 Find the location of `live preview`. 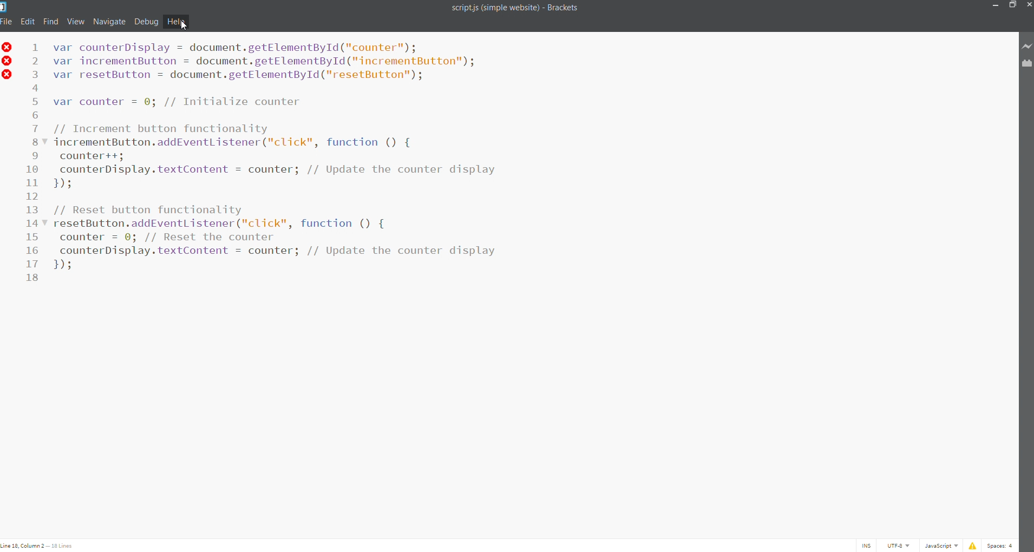

live preview is located at coordinates (1028, 45).